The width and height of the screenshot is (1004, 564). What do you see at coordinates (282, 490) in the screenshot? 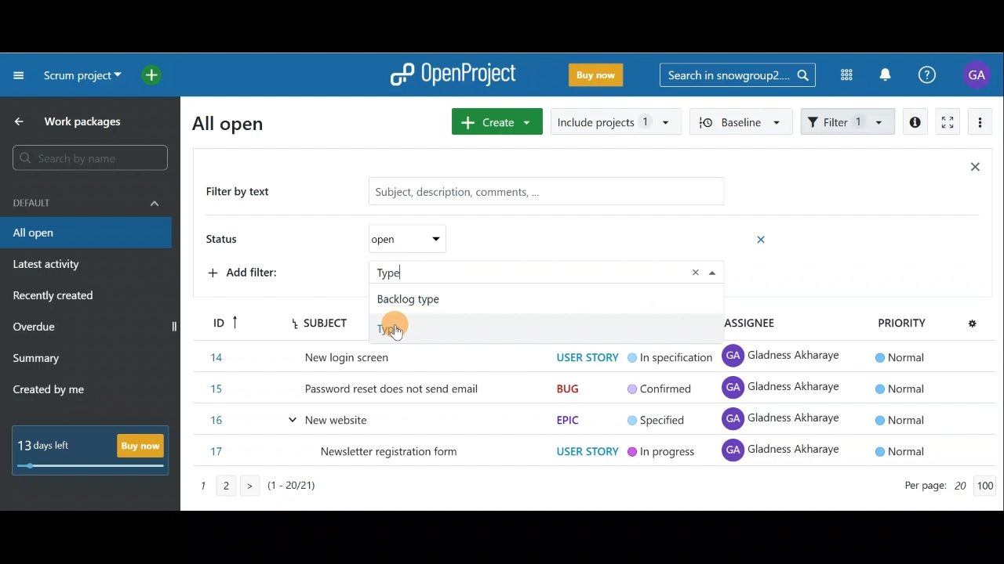
I see `Page number` at bounding box center [282, 490].